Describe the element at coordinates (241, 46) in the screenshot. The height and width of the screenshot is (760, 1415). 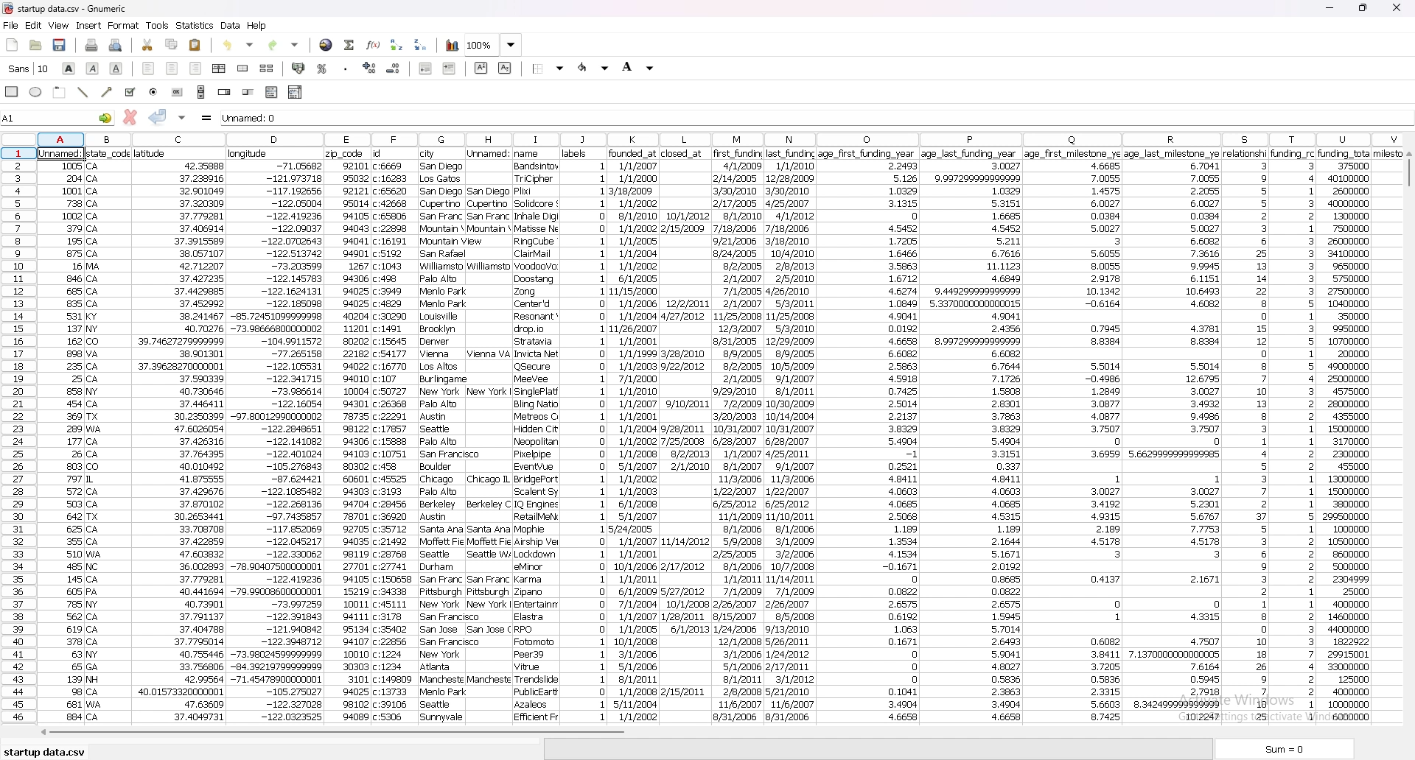
I see `undo` at that location.